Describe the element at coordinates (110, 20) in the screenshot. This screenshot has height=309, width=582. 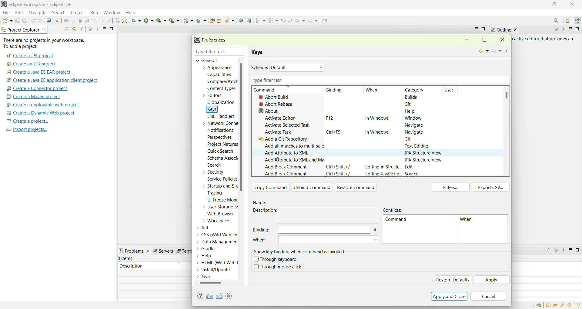
I see `step return` at that location.